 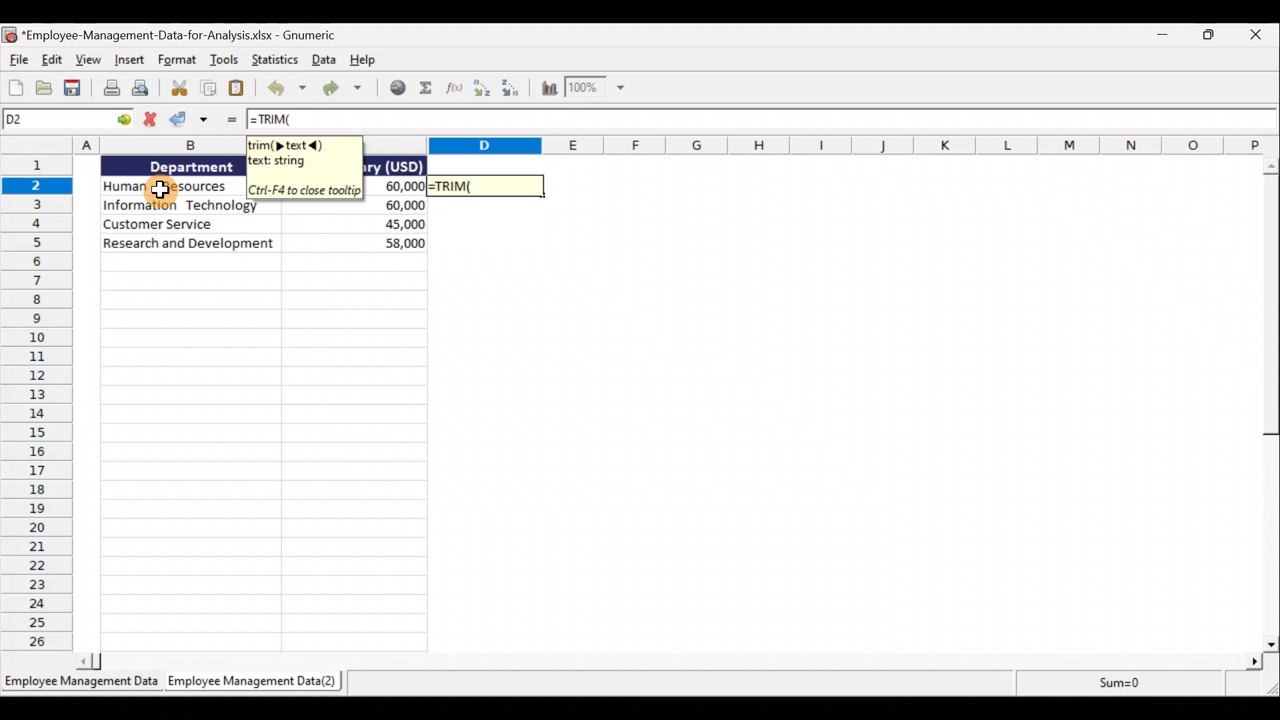 What do you see at coordinates (231, 122) in the screenshot?
I see `Enter Formula` at bounding box center [231, 122].